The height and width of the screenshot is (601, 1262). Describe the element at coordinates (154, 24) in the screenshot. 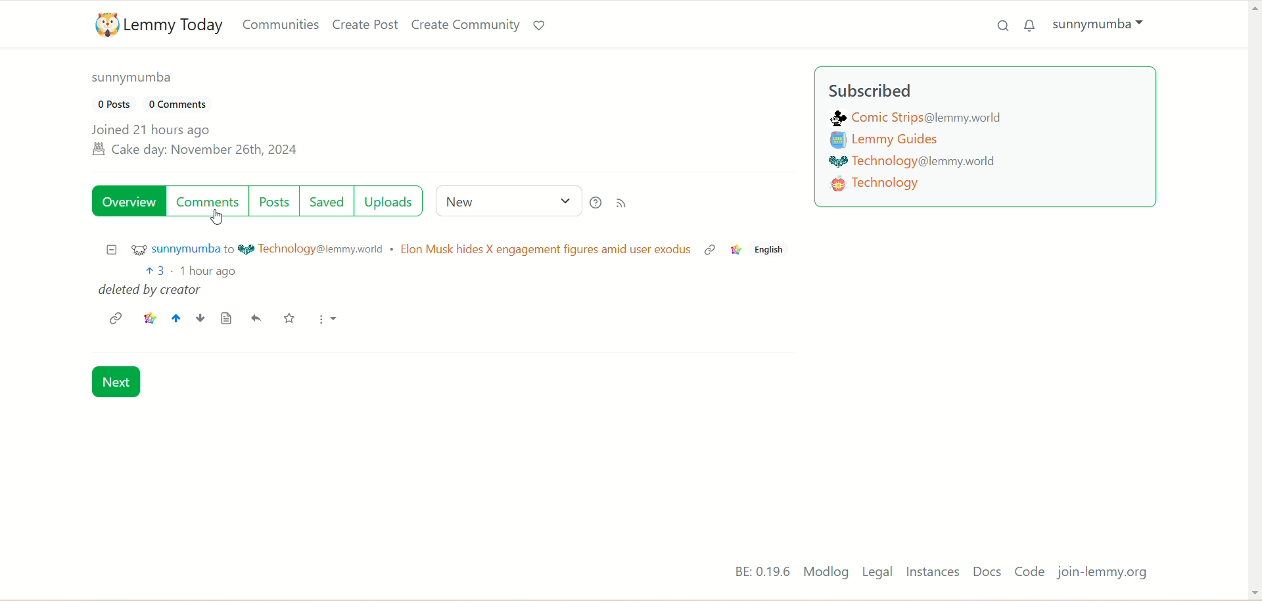

I see `lemmy today logo and name` at that location.